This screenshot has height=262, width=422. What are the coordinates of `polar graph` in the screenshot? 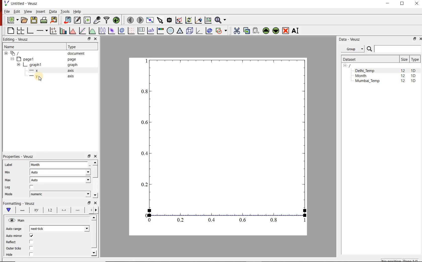 It's located at (171, 31).